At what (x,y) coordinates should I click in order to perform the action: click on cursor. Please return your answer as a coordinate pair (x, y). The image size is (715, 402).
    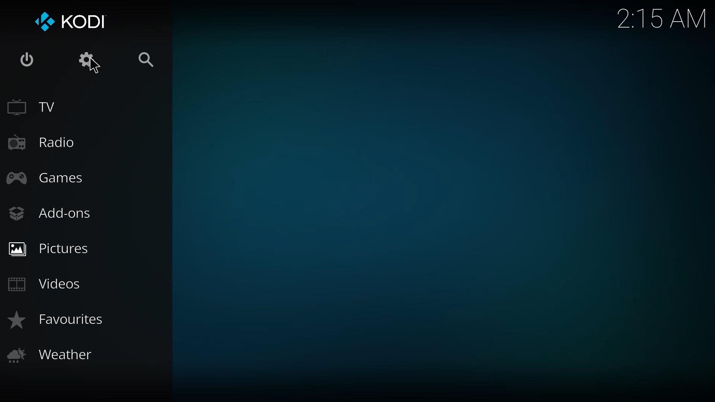
    Looking at the image, I should click on (95, 66).